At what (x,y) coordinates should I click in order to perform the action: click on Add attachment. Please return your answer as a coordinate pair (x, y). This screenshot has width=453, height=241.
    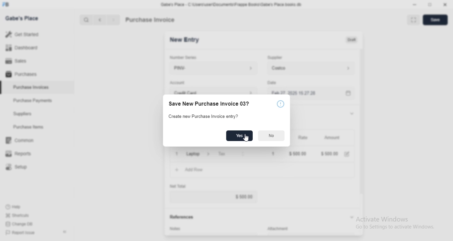
    Looking at the image, I should click on (311, 234).